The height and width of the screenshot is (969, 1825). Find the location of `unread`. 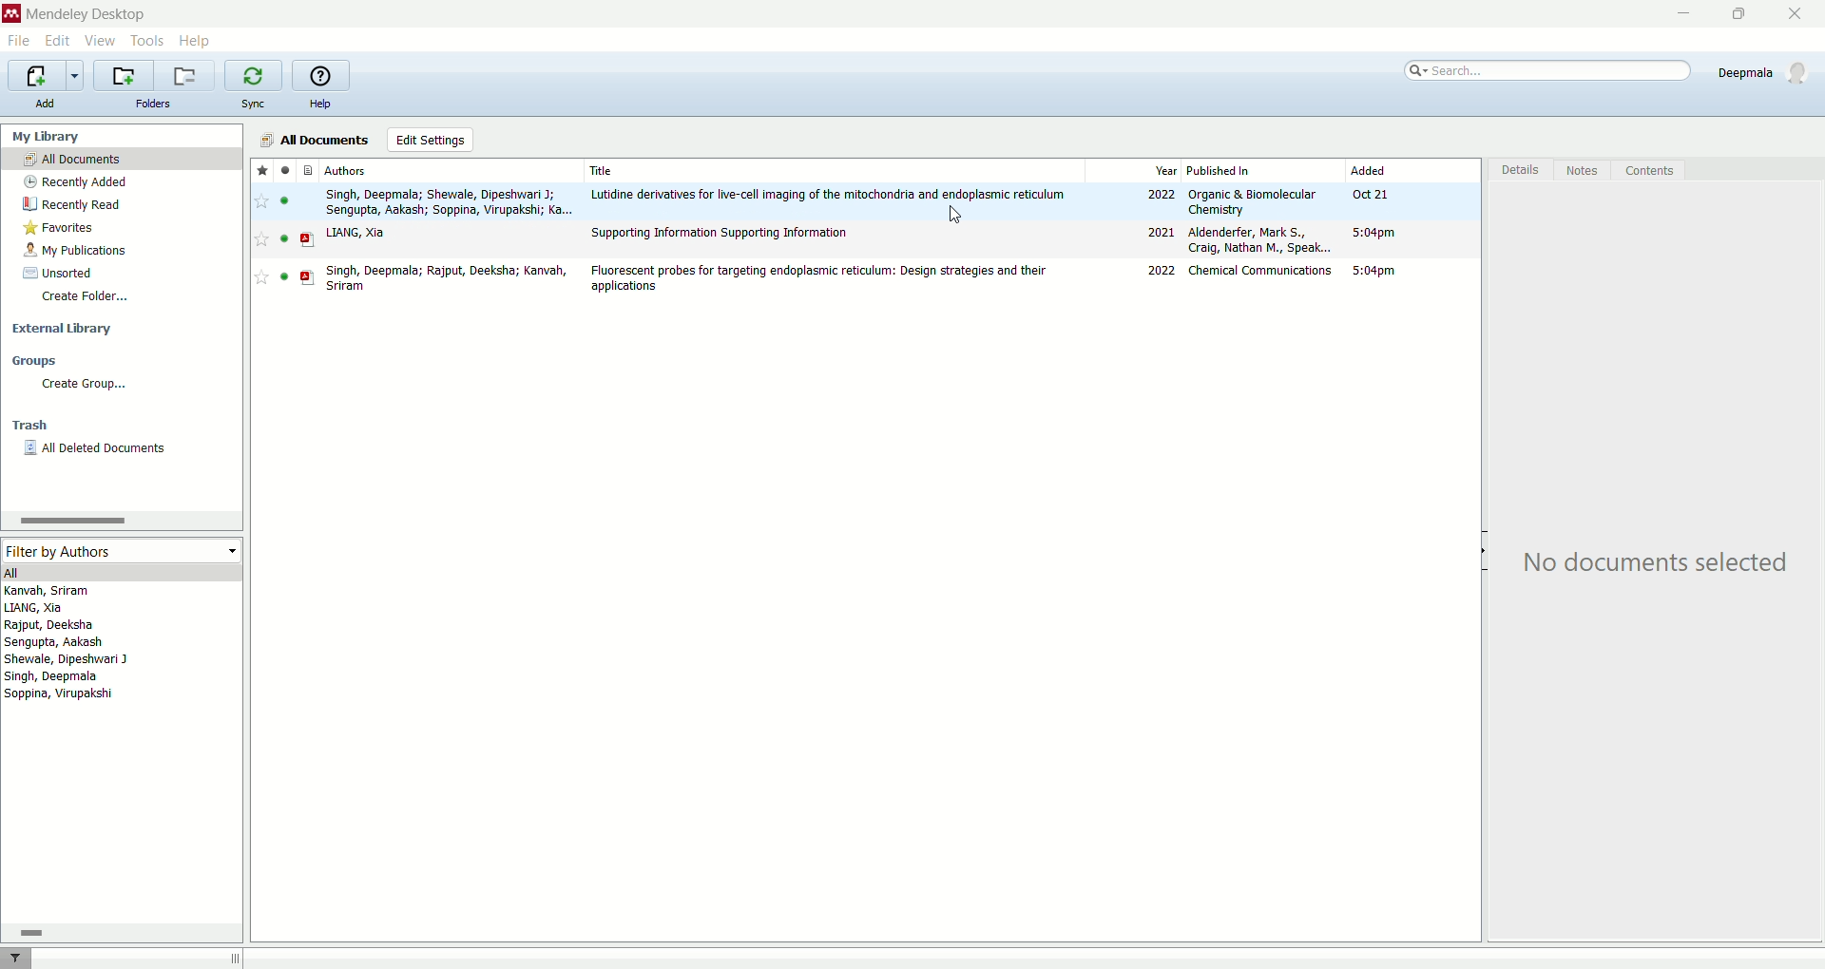

unread is located at coordinates (284, 238).